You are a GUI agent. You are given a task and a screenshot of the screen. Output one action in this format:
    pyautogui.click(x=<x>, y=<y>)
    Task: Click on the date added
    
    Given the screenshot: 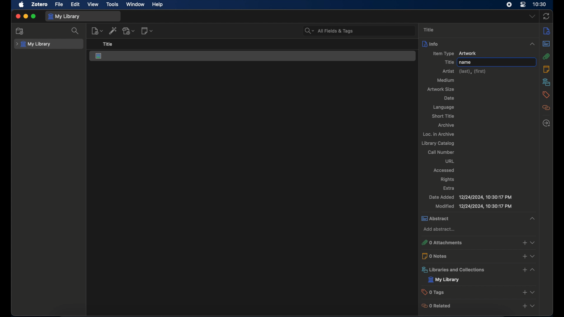 What is the action you would take?
    pyautogui.click(x=470, y=197)
    